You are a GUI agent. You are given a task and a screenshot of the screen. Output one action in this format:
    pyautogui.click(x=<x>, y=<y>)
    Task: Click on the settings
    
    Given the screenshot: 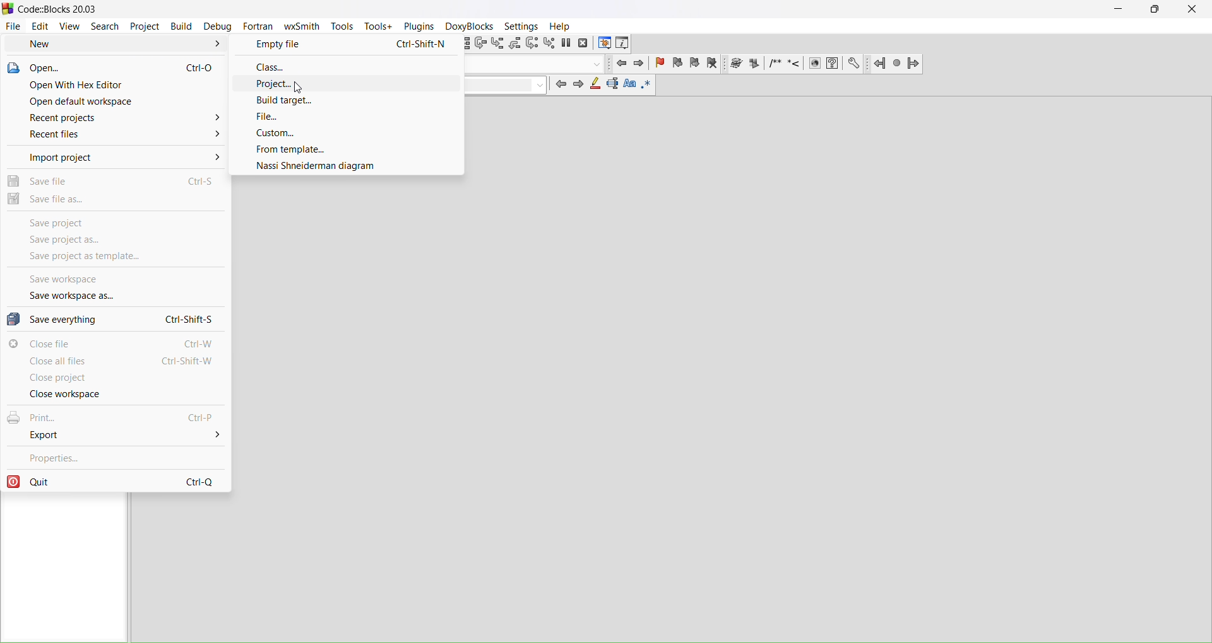 What is the action you would take?
    pyautogui.click(x=524, y=27)
    